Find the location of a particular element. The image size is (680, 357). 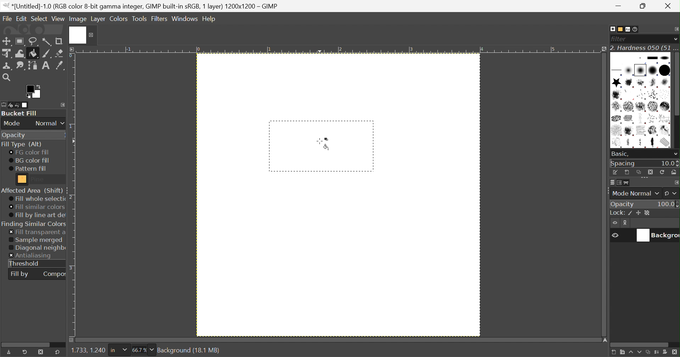

Options is located at coordinates (645, 179).